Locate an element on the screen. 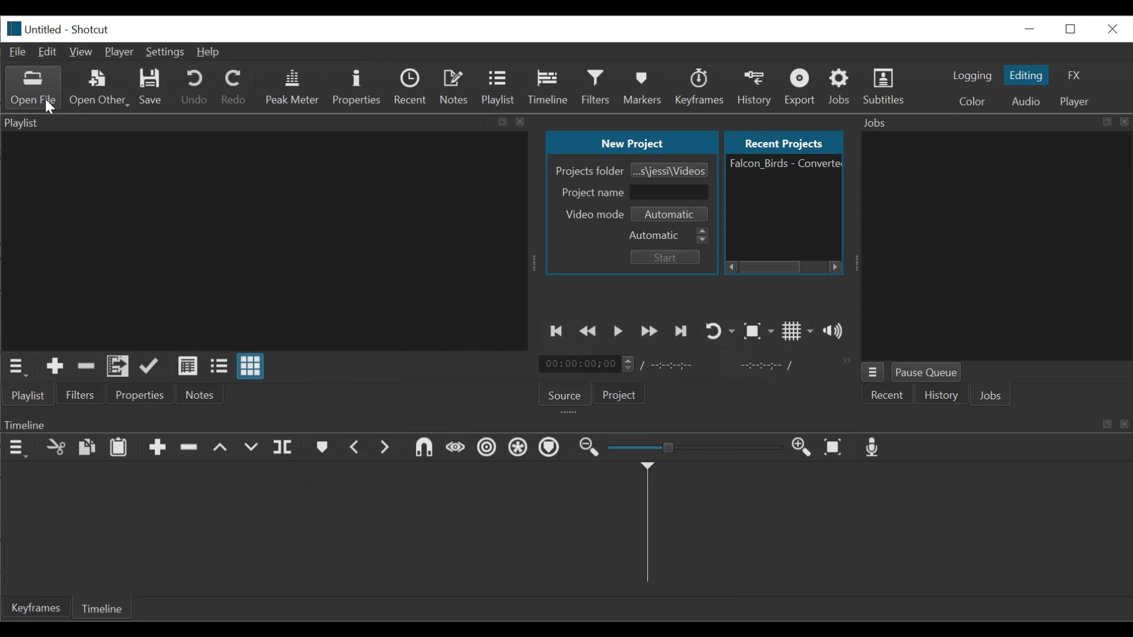 This screenshot has width=1133, height=637. Recent Projects is located at coordinates (784, 143).